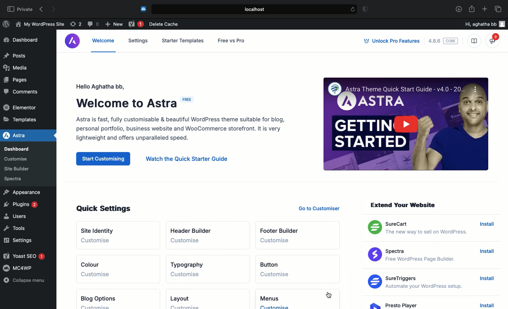  What do you see at coordinates (138, 41) in the screenshot?
I see `Settings` at bounding box center [138, 41].